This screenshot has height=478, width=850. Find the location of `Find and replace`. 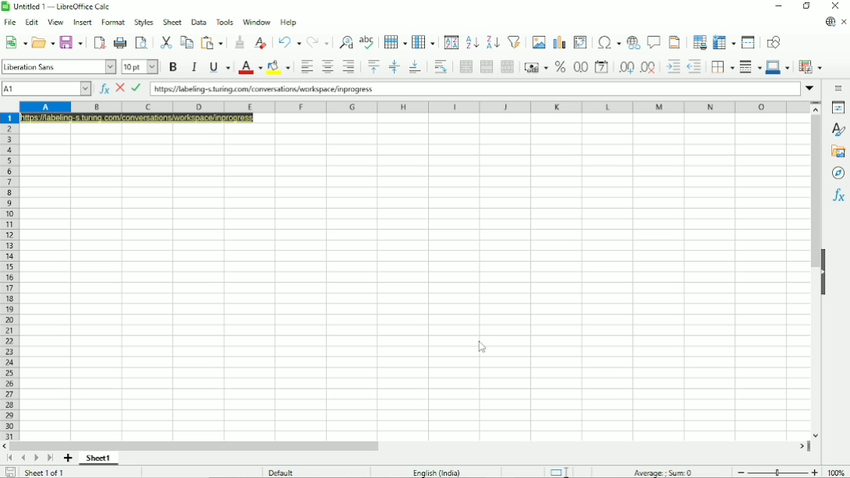

Find and replace is located at coordinates (345, 40).